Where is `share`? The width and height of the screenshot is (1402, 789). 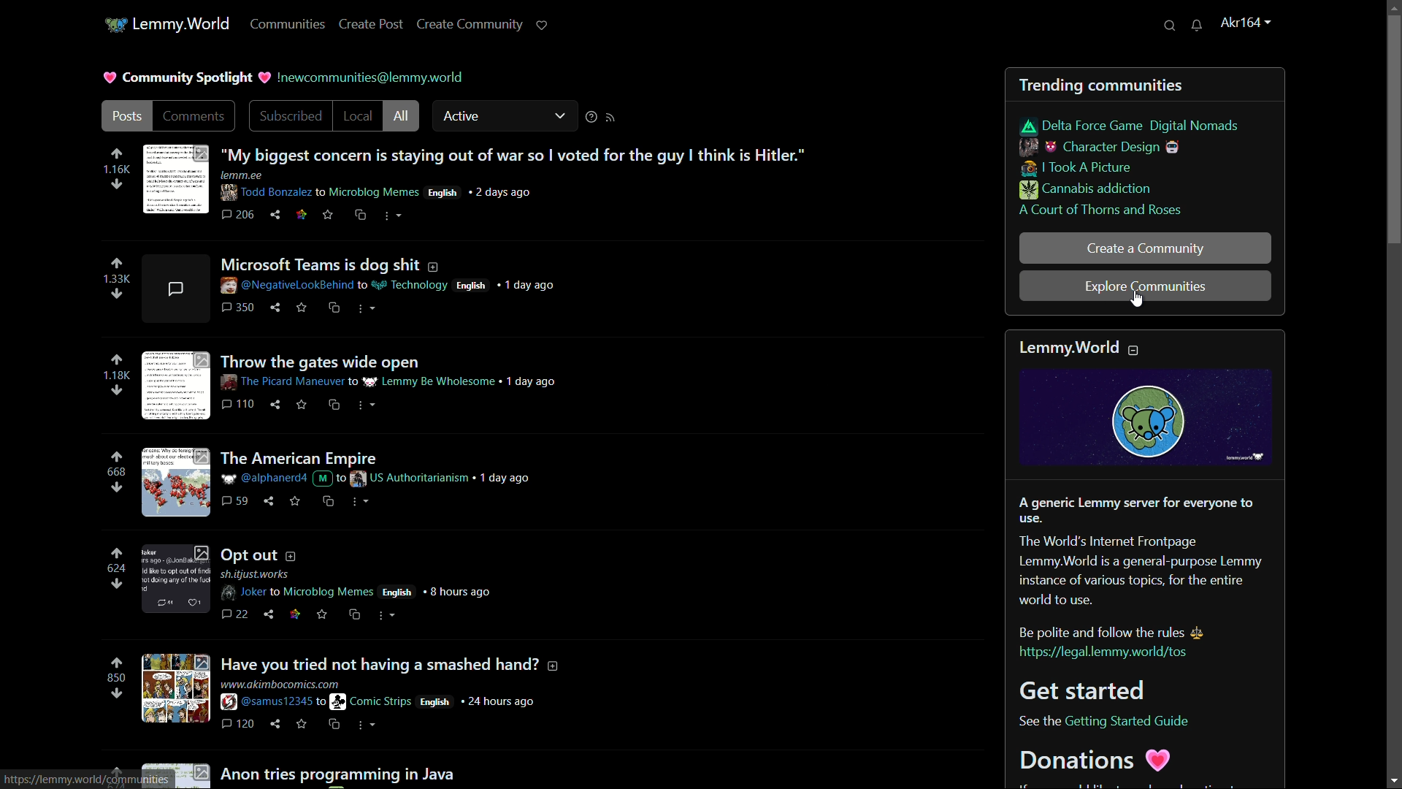 share is located at coordinates (270, 500).